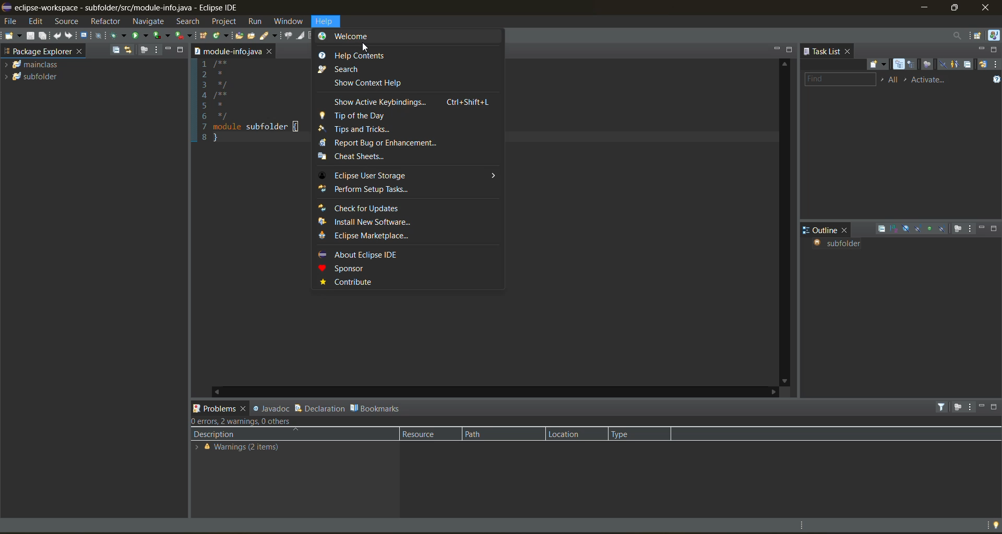 The image size is (1002, 534). Describe the element at coordinates (959, 229) in the screenshot. I see `focus on active task` at that location.